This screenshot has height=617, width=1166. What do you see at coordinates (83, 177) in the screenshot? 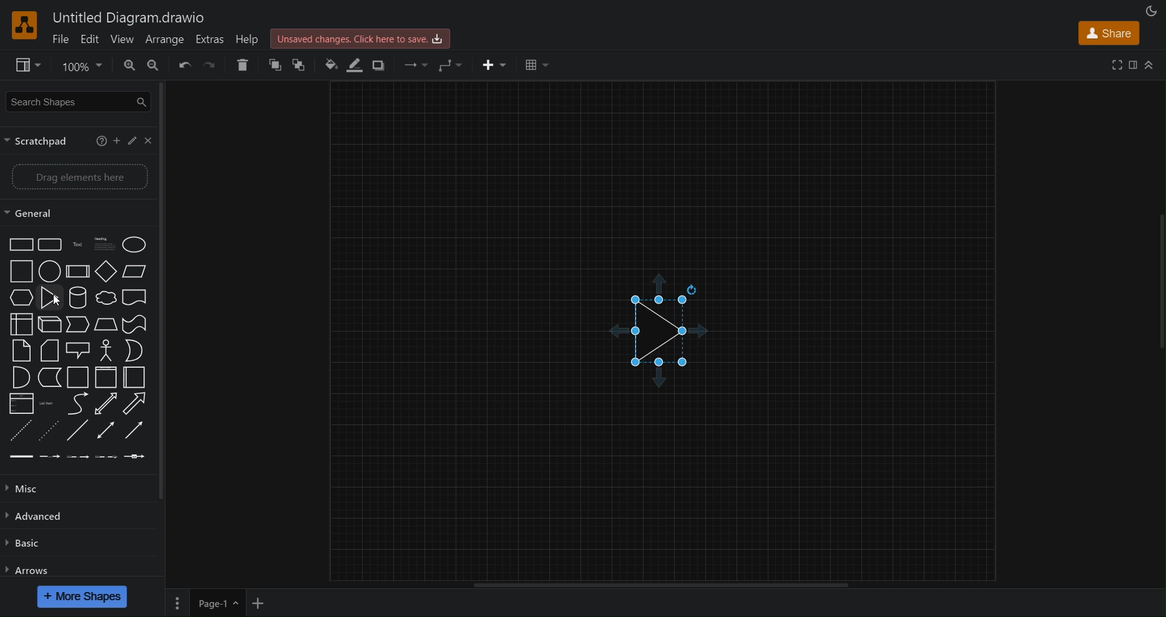
I see `Drag elements here` at bounding box center [83, 177].